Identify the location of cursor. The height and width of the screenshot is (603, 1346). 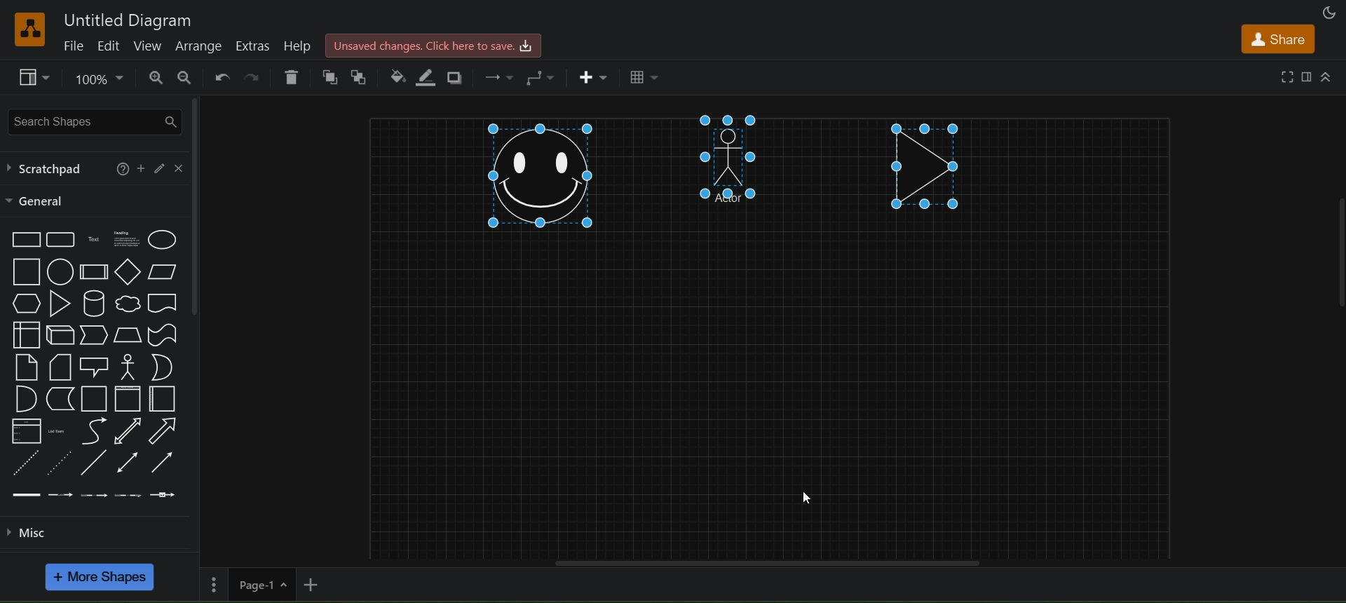
(808, 499).